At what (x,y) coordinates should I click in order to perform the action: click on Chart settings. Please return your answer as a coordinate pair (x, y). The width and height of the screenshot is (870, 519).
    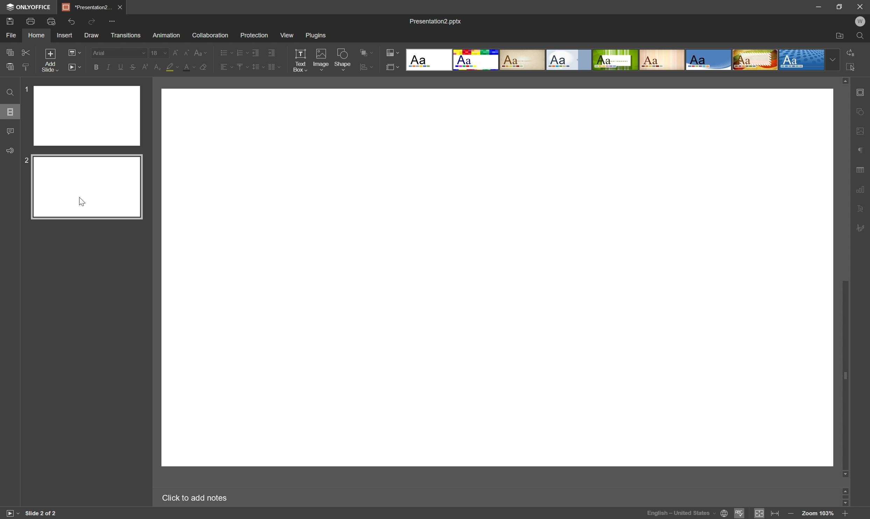
    Looking at the image, I should click on (861, 188).